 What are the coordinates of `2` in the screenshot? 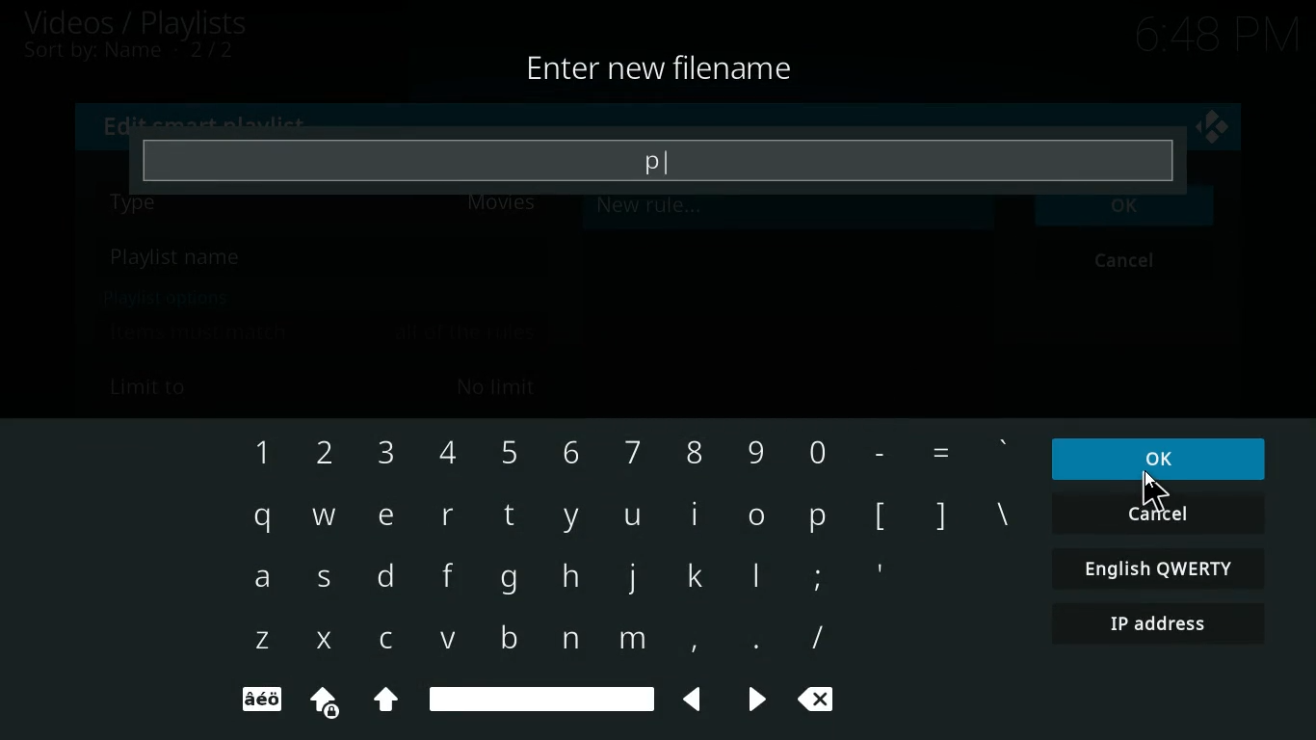 It's located at (317, 454).